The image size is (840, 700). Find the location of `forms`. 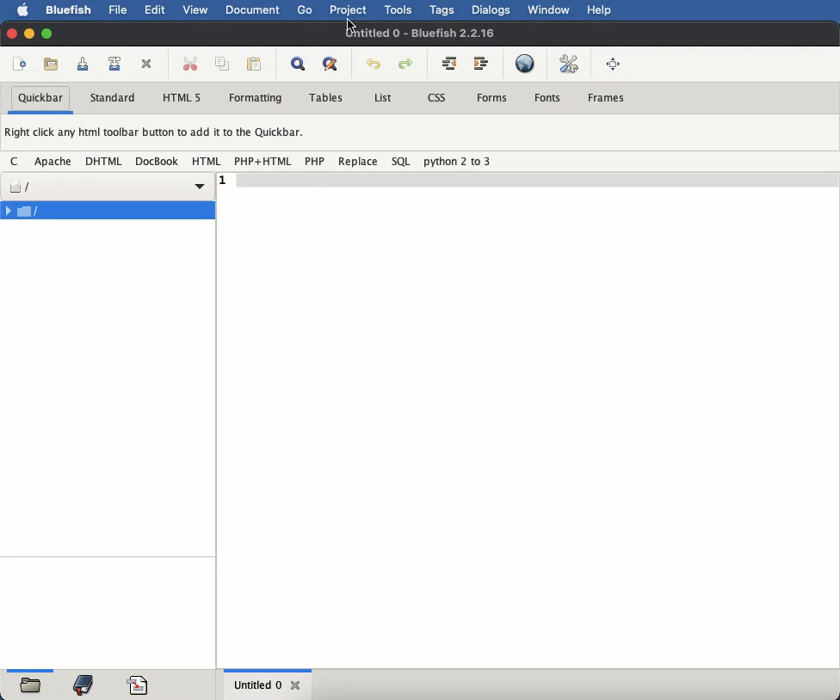

forms is located at coordinates (492, 98).